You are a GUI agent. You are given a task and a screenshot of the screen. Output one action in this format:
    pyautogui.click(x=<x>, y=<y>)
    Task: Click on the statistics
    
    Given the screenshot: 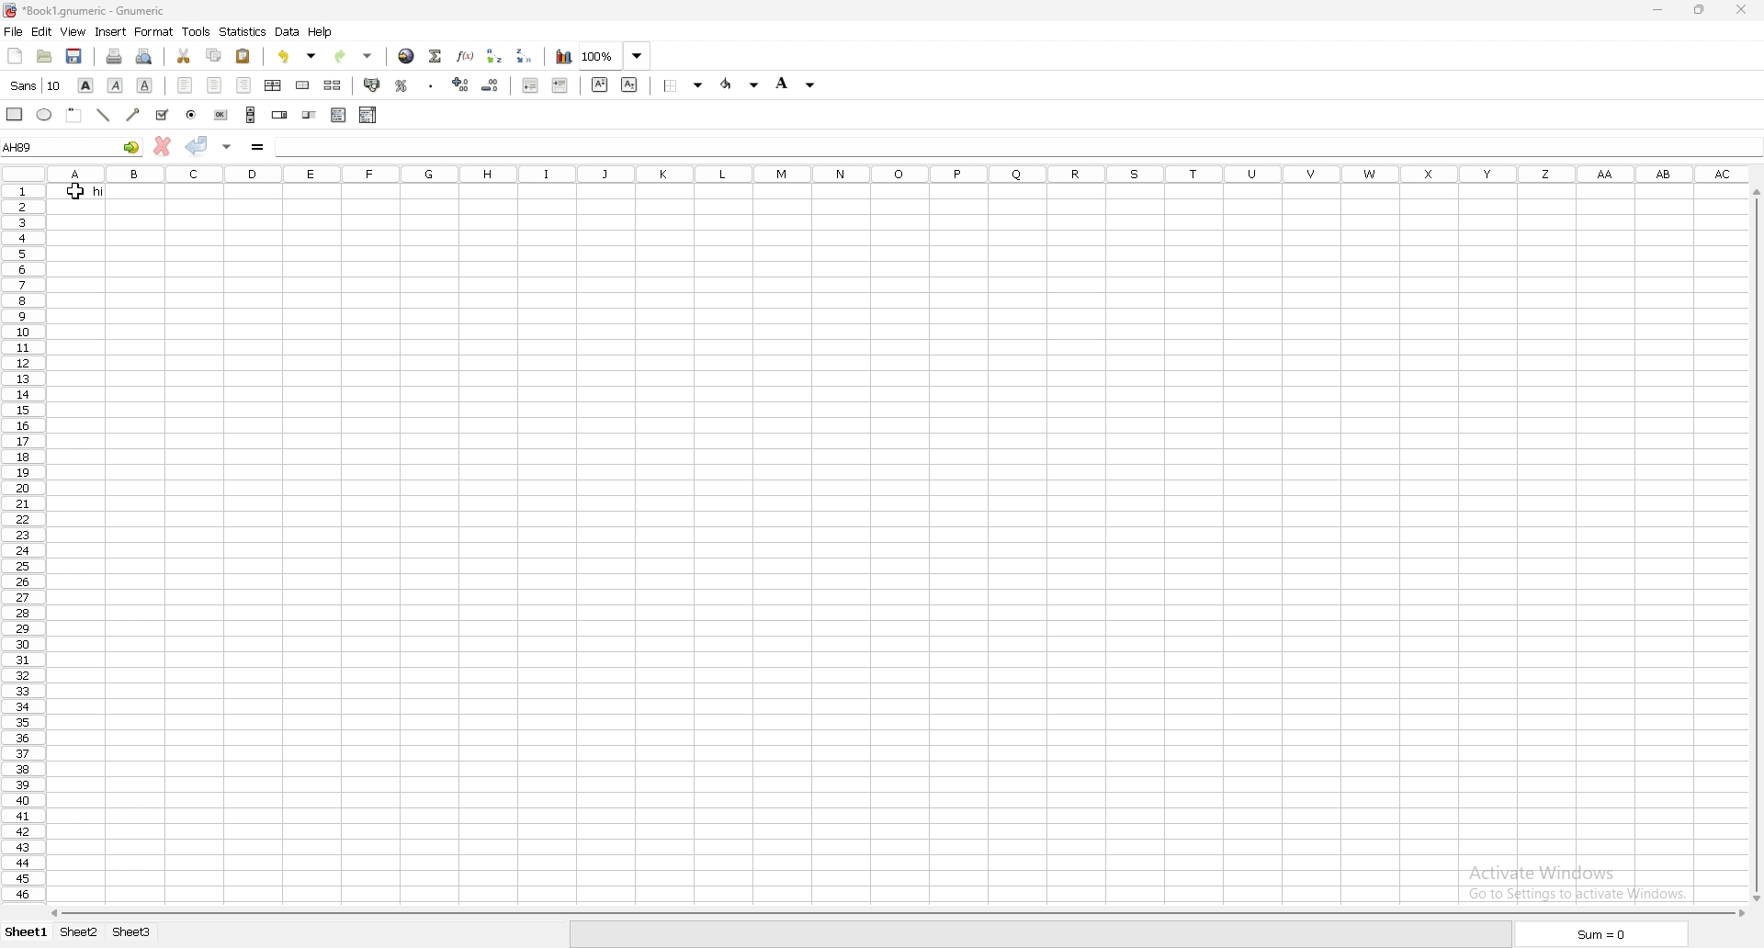 What is the action you would take?
    pyautogui.click(x=243, y=31)
    